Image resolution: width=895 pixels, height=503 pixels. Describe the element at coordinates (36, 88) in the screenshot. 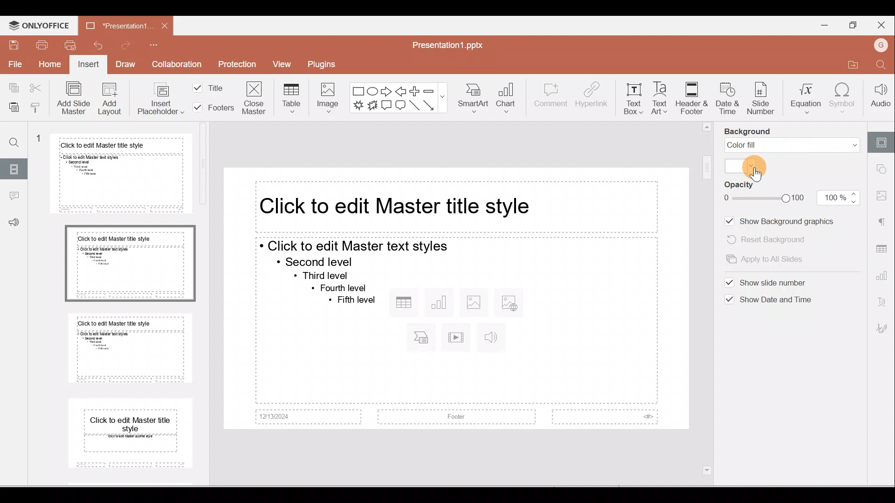

I see `Cut` at that location.